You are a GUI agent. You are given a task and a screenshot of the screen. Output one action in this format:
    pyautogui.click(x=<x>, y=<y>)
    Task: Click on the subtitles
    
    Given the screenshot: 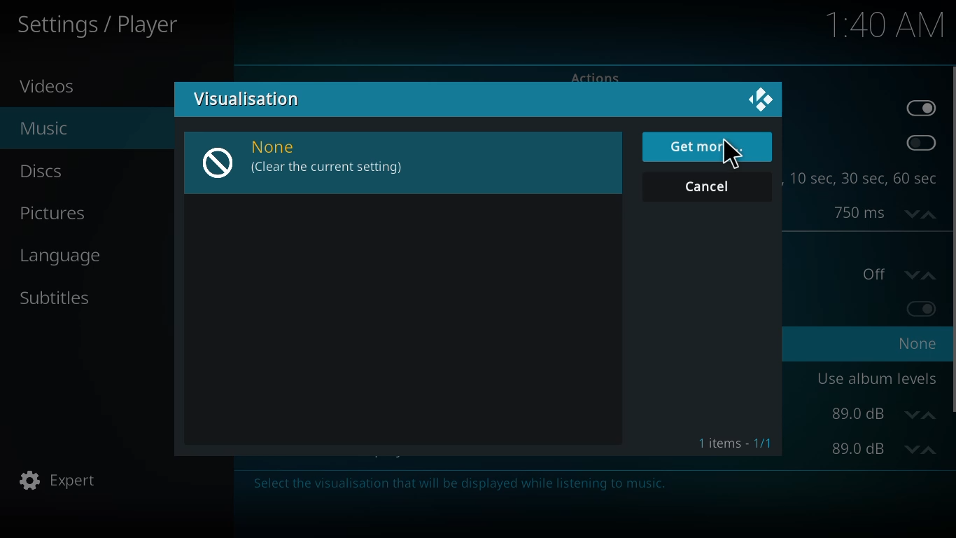 What is the action you would take?
    pyautogui.click(x=55, y=296)
    